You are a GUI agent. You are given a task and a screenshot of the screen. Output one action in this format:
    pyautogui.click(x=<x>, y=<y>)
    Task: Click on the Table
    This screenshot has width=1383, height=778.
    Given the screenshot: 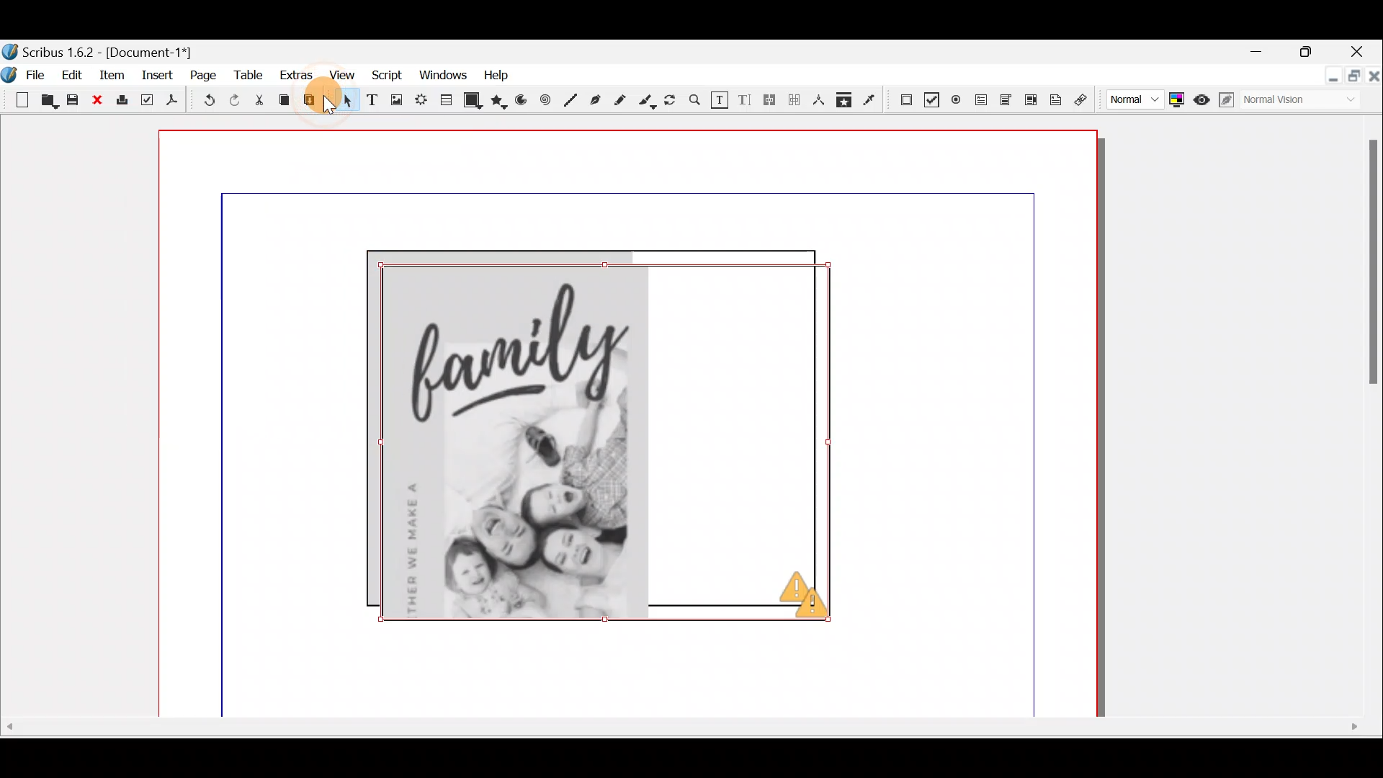 What is the action you would take?
    pyautogui.click(x=248, y=79)
    